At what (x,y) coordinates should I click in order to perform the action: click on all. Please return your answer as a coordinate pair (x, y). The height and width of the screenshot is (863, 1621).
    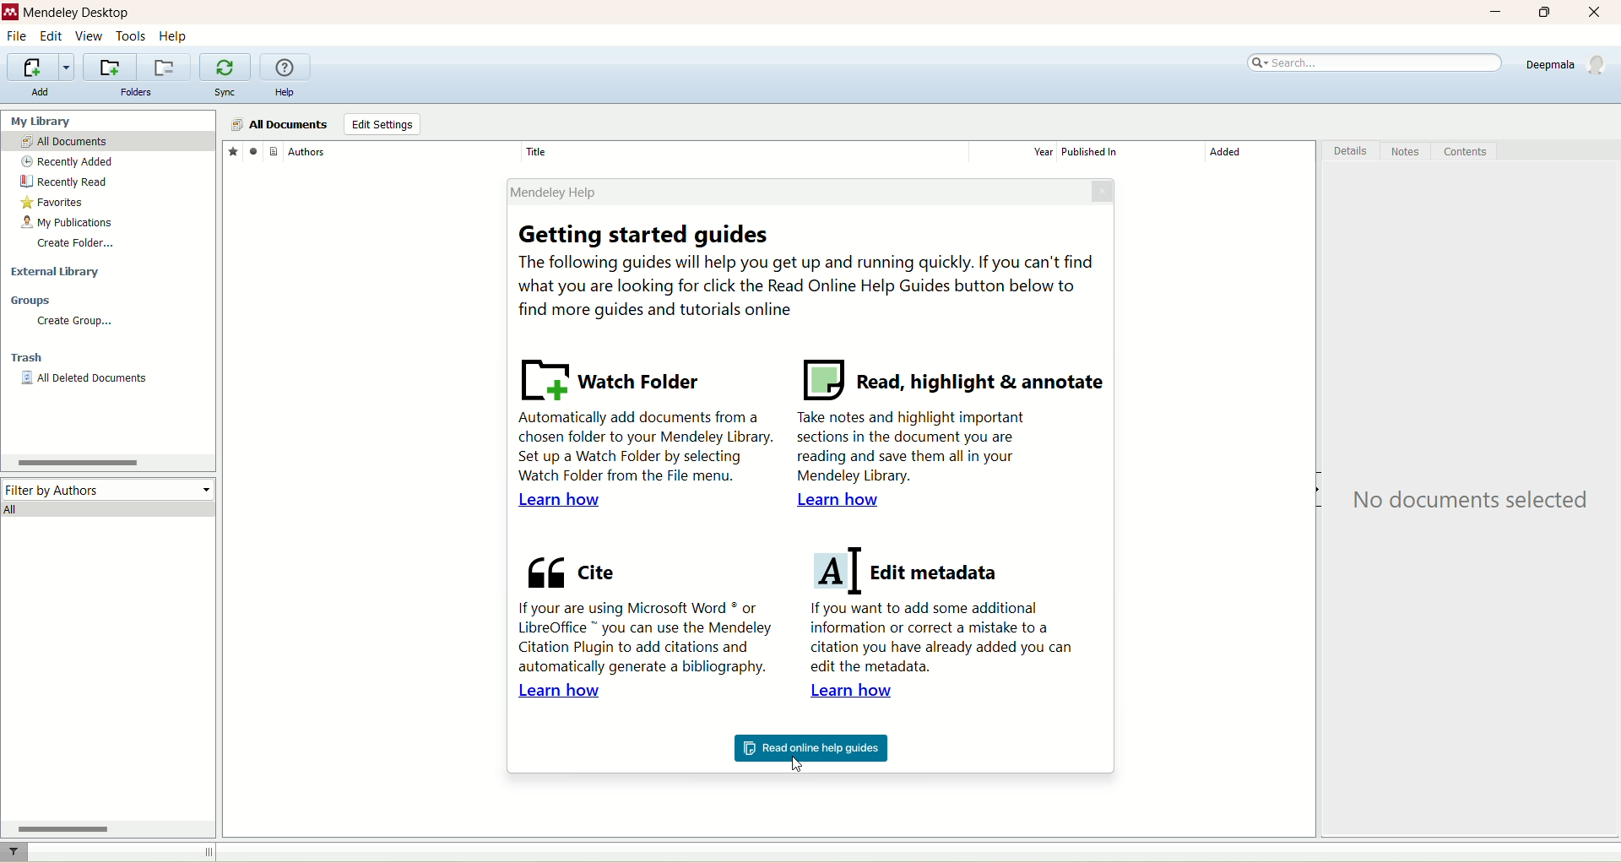
    Looking at the image, I should click on (108, 510).